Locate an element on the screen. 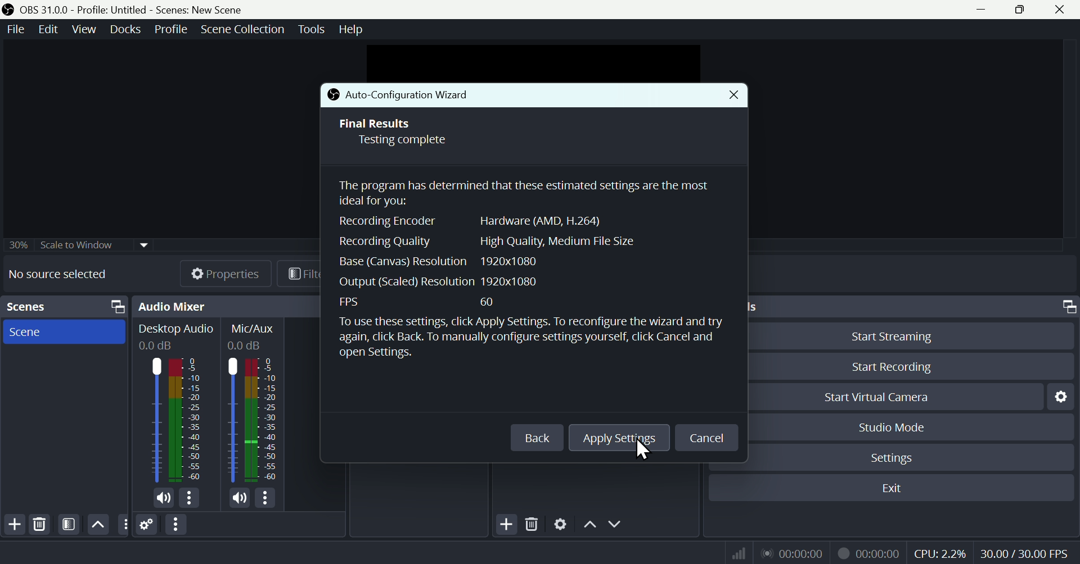 The width and height of the screenshot is (1080, 564). Start Streaming is located at coordinates (911, 334).